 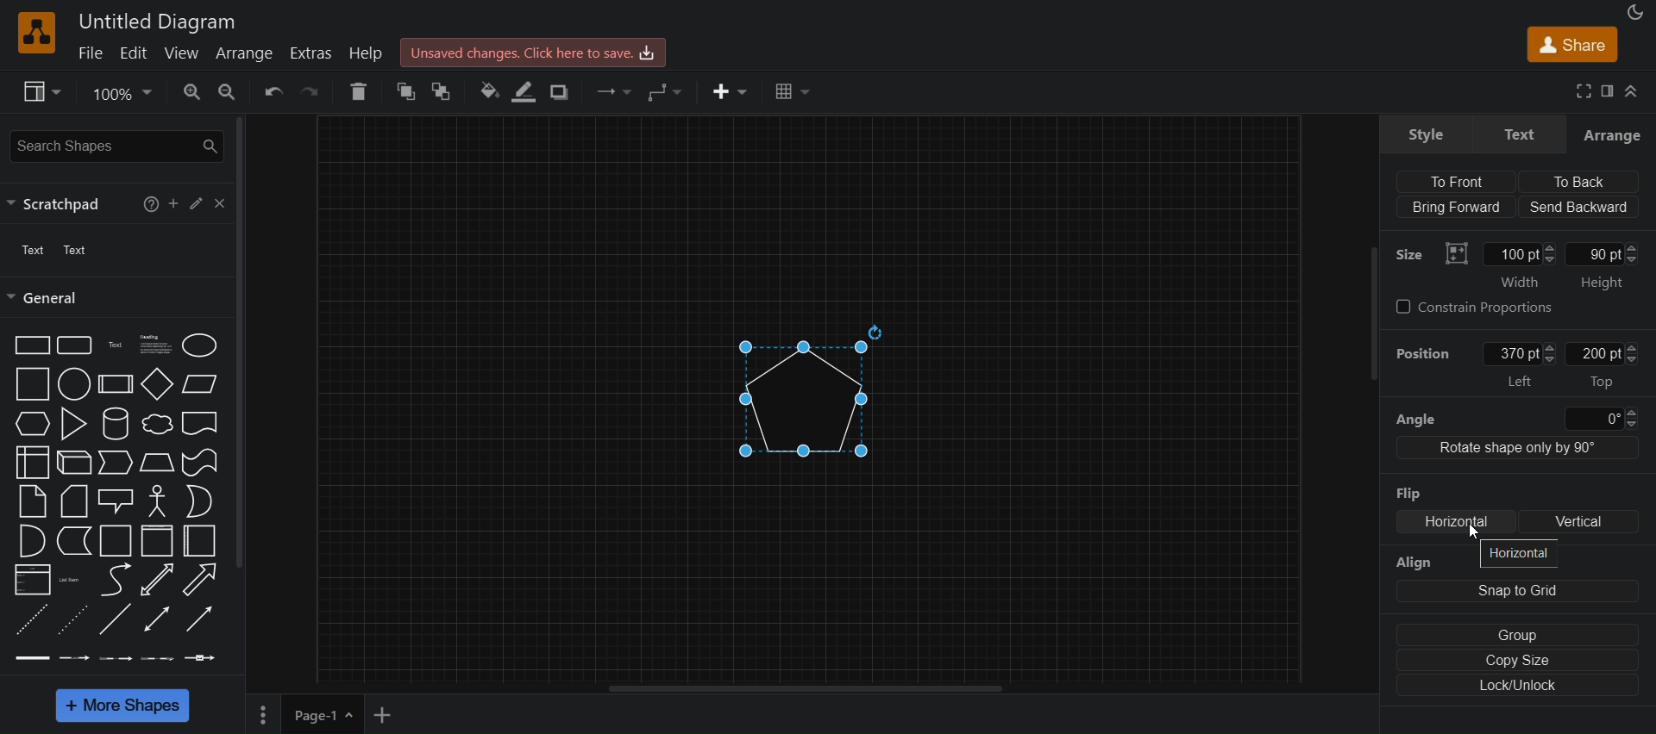 I want to click on to back, so click(x=443, y=90).